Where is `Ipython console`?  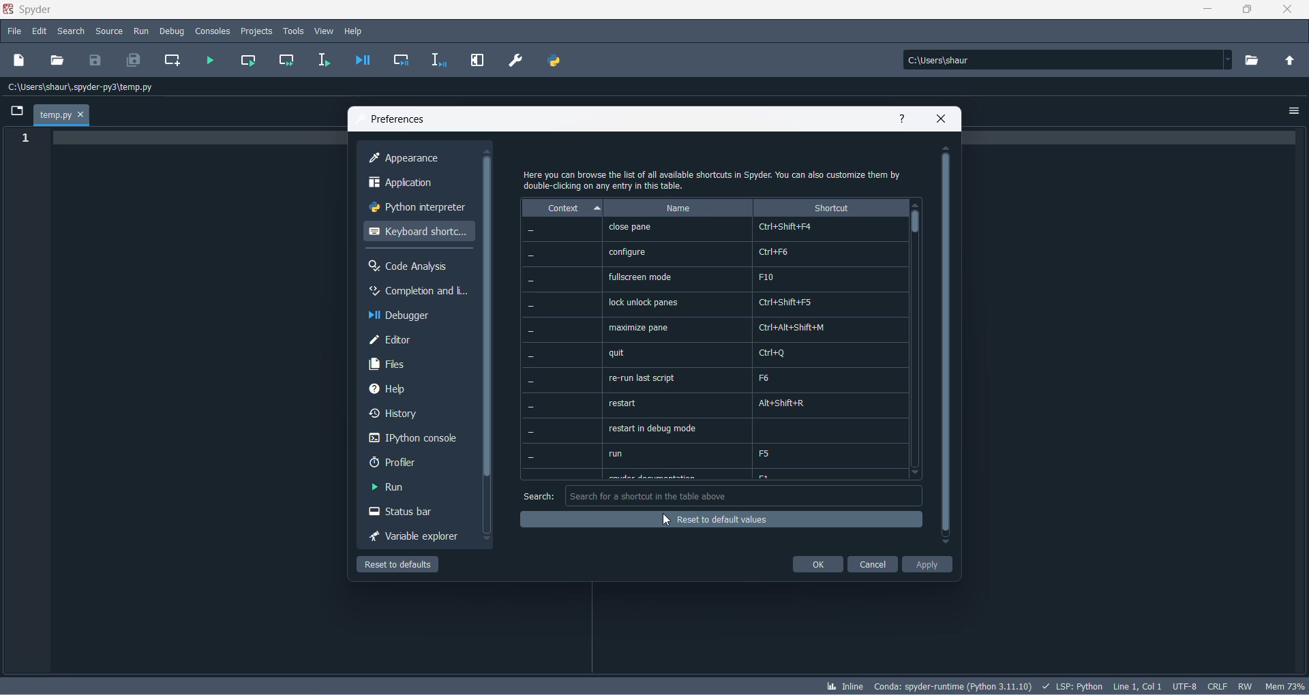
Ipython console is located at coordinates (415, 440).